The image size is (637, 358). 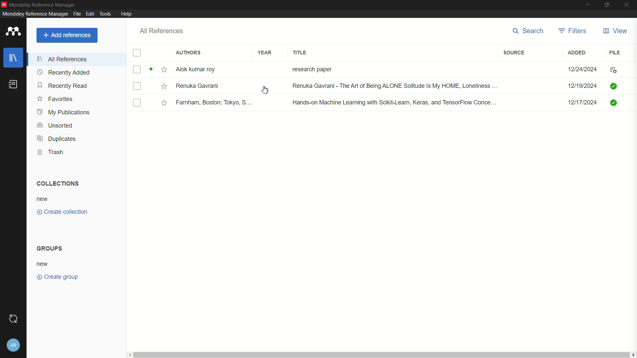 I want to click on favorites, so click(x=54, y=99).